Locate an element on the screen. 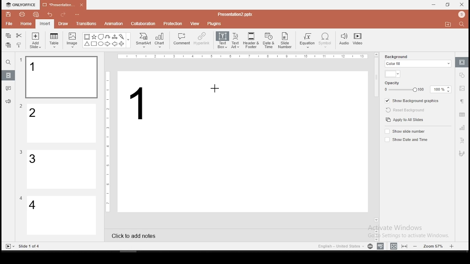 The image size is (470, 264). slide 1 is located at coordinates (61, 77).